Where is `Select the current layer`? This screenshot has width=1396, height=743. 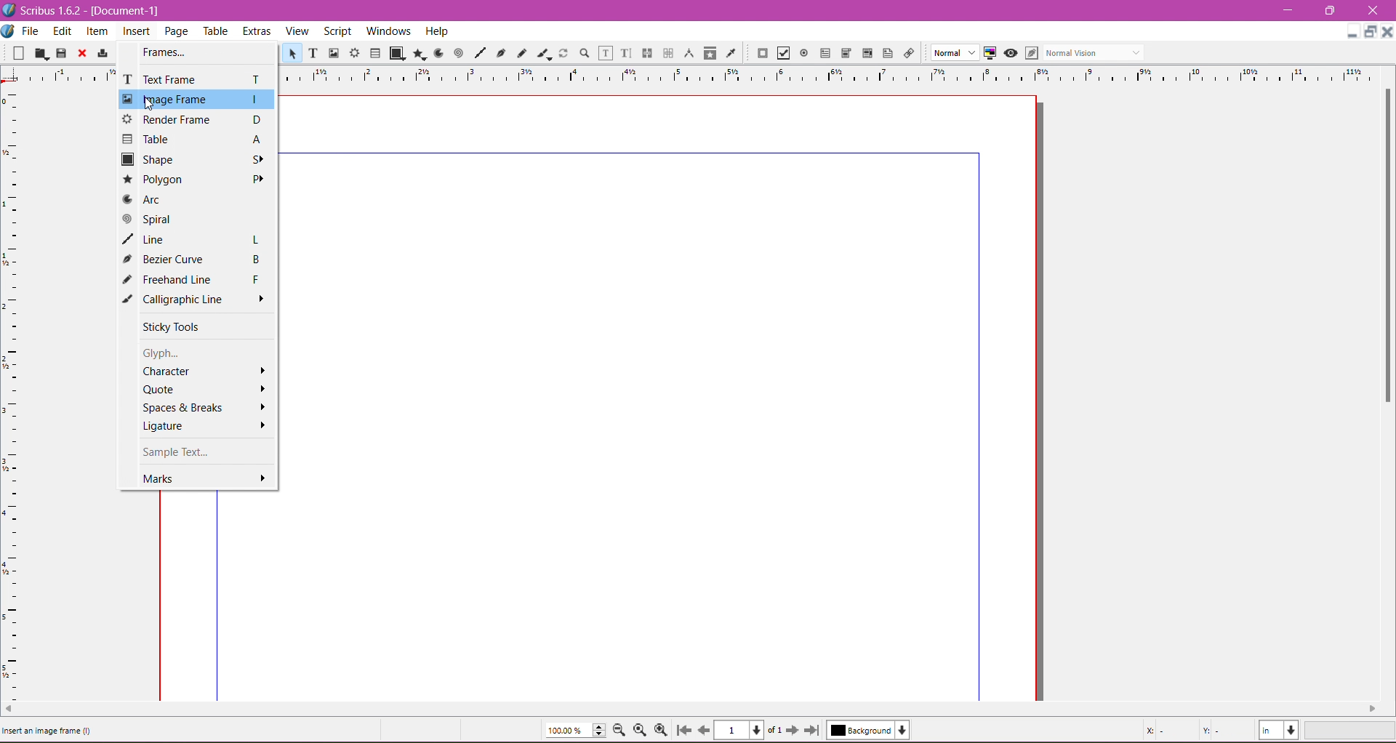 Select the current layer is located at coordinates (868, 730).